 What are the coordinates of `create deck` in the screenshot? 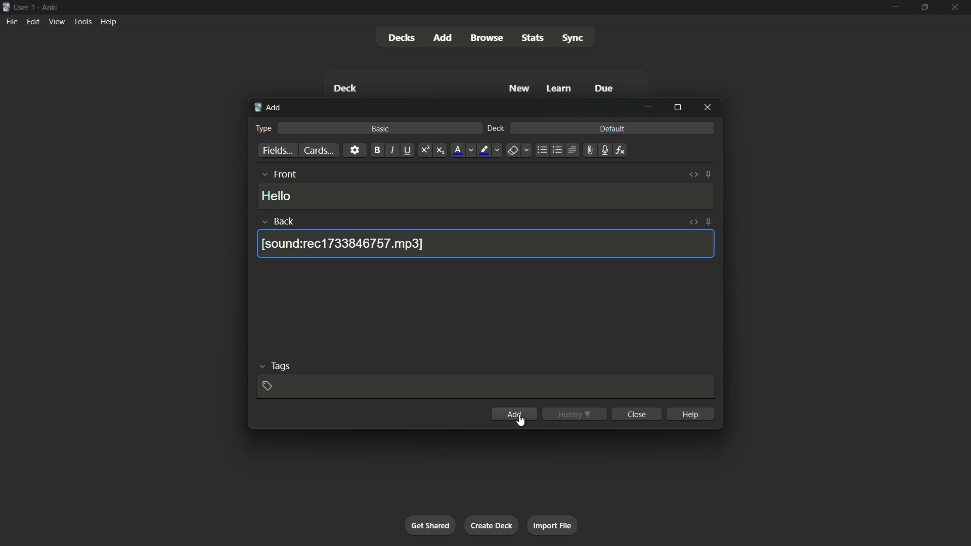 It's located at (493, 525).